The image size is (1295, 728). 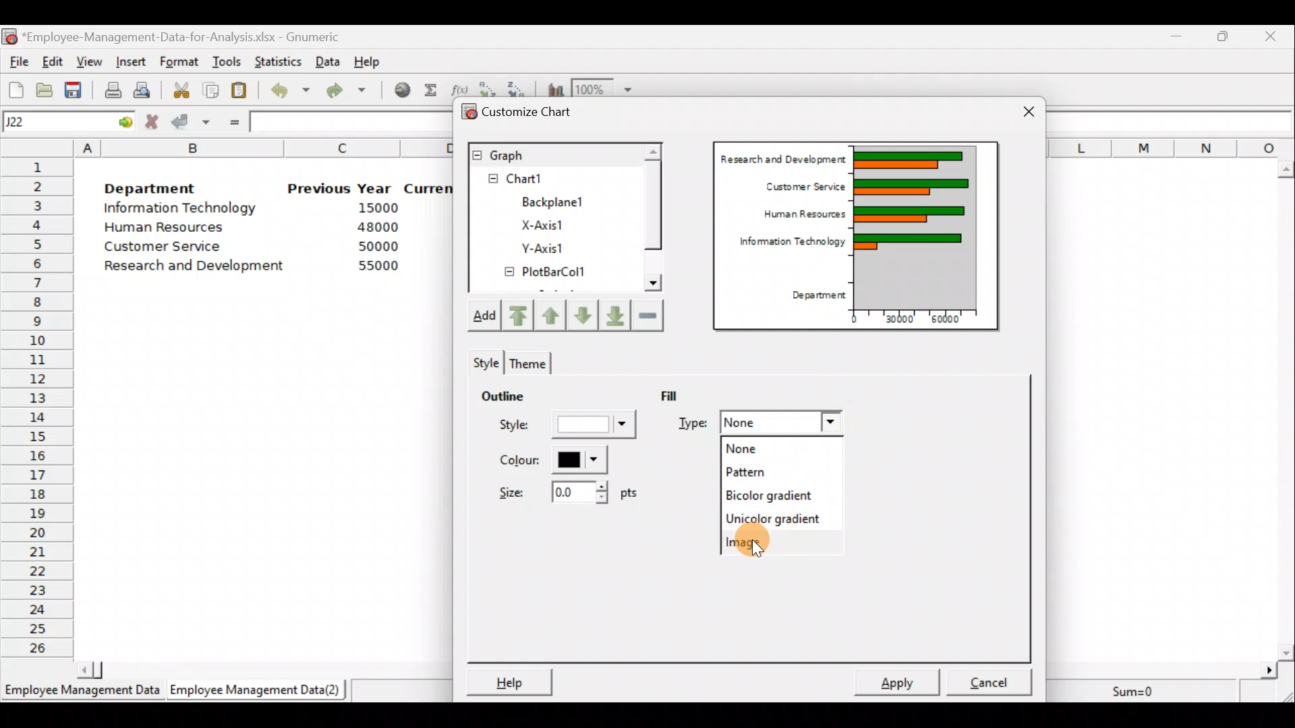 I want to click on Accept change, so click(x=190, y=123).